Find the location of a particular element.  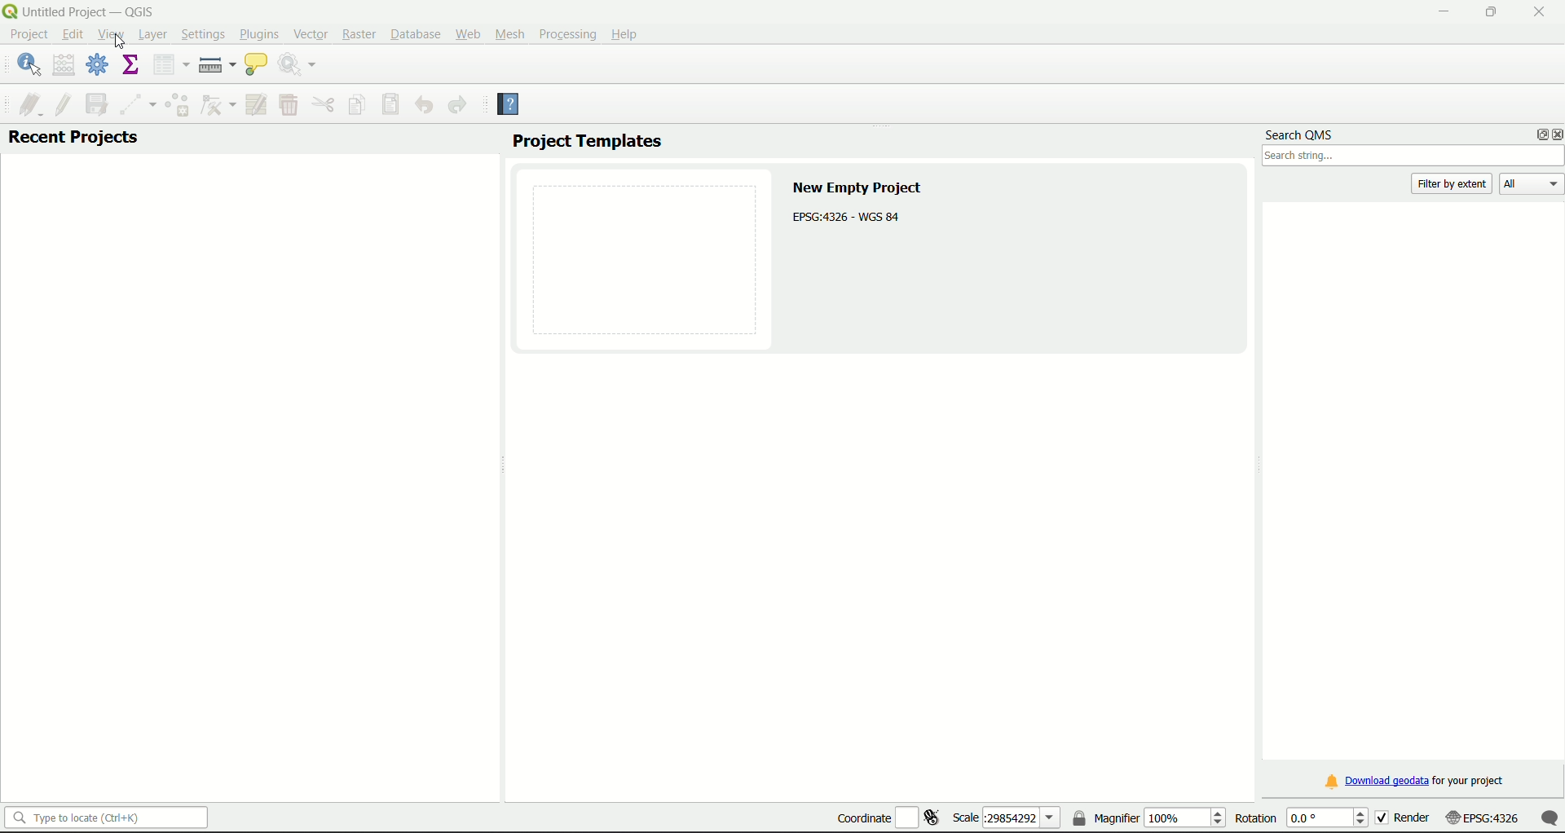

Digitize with segment is located at coordinates (136, 104).